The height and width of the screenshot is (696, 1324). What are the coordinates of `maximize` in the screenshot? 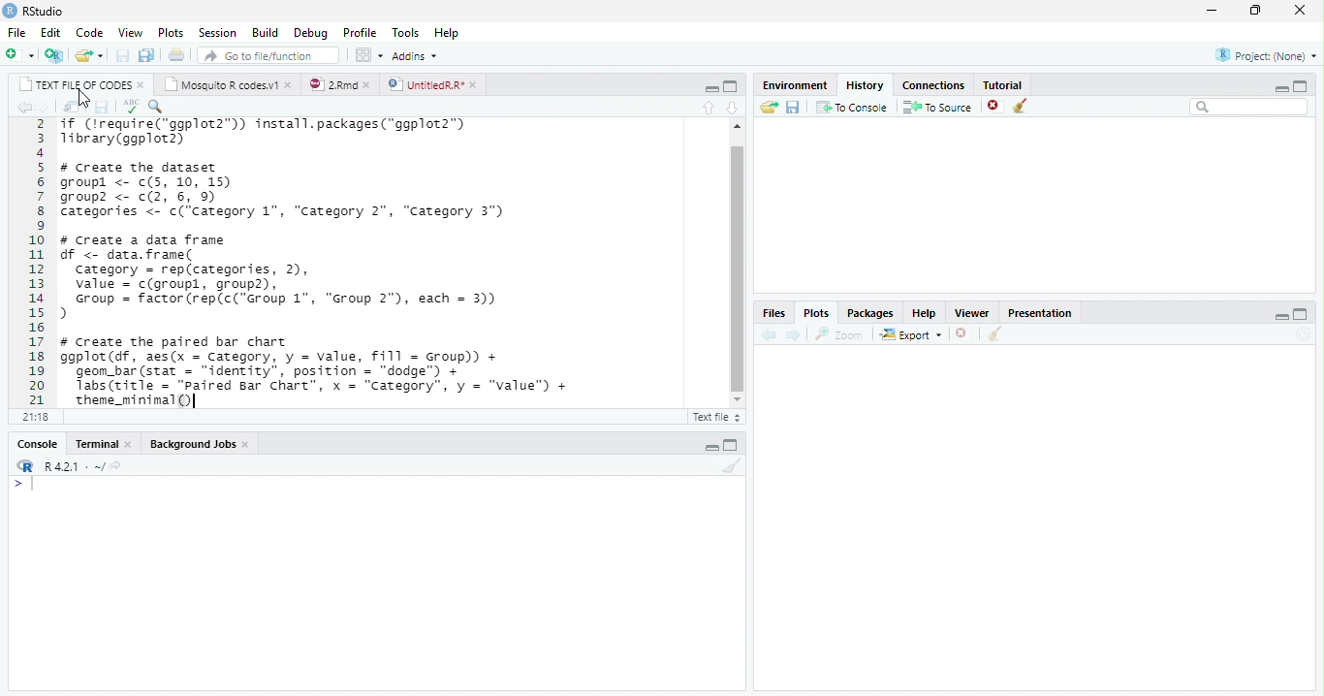 It's located at (735, 87).